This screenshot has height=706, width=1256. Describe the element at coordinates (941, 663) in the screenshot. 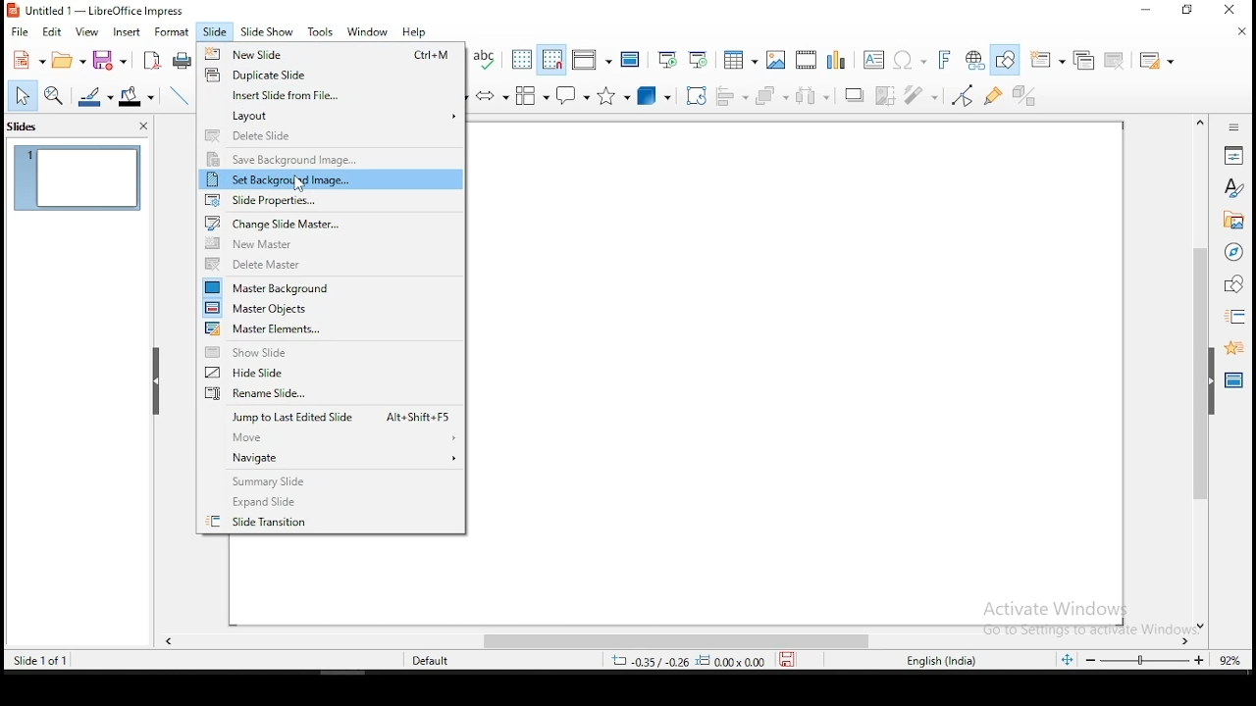

I see `english (india)` at that location.